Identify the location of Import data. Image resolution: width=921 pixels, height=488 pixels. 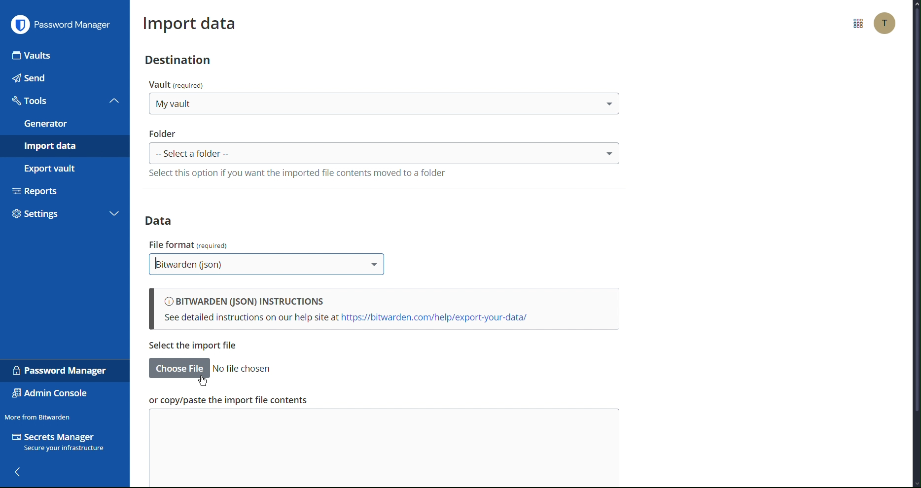
(64, 146).